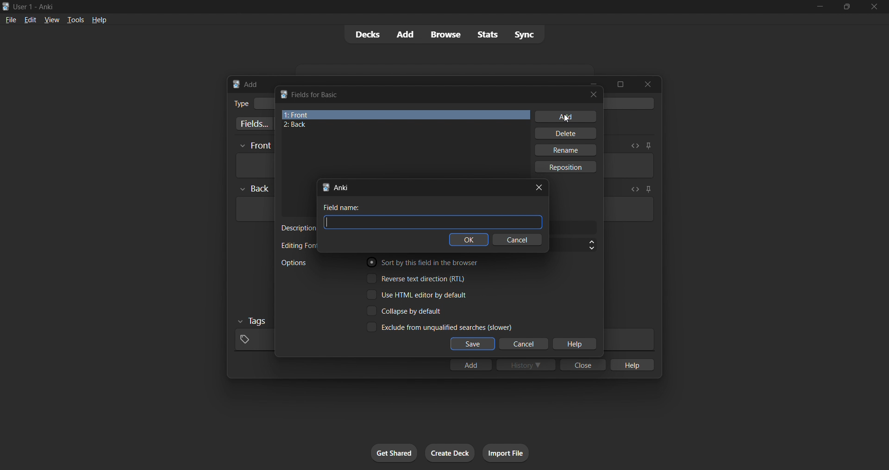 This screenshot has width=889, height=470. What do you see at coordinates (539, 188) in the screenshot?
I see `close` at bounding box center [539, 188].